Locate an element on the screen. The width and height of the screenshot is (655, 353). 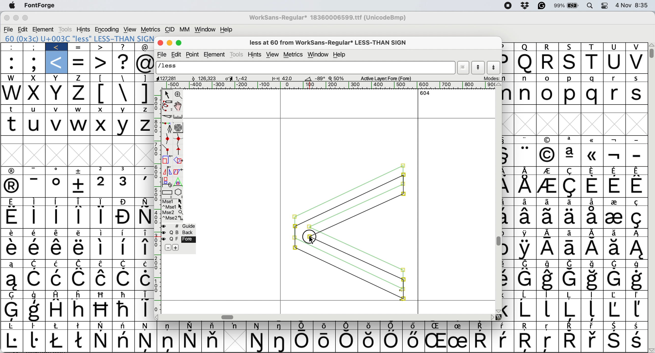
metrics is located at coordinates (293, 55).